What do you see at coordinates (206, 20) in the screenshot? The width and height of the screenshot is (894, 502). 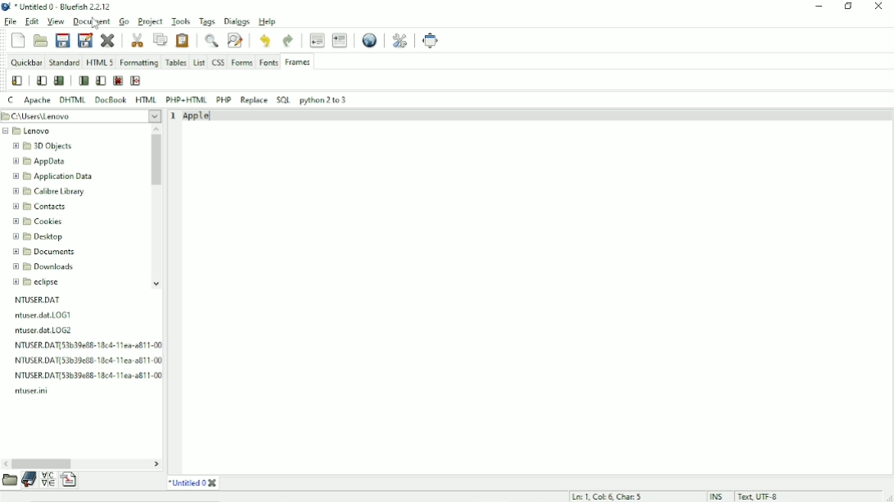 I see `Tags` at bounding box center [206, 20].